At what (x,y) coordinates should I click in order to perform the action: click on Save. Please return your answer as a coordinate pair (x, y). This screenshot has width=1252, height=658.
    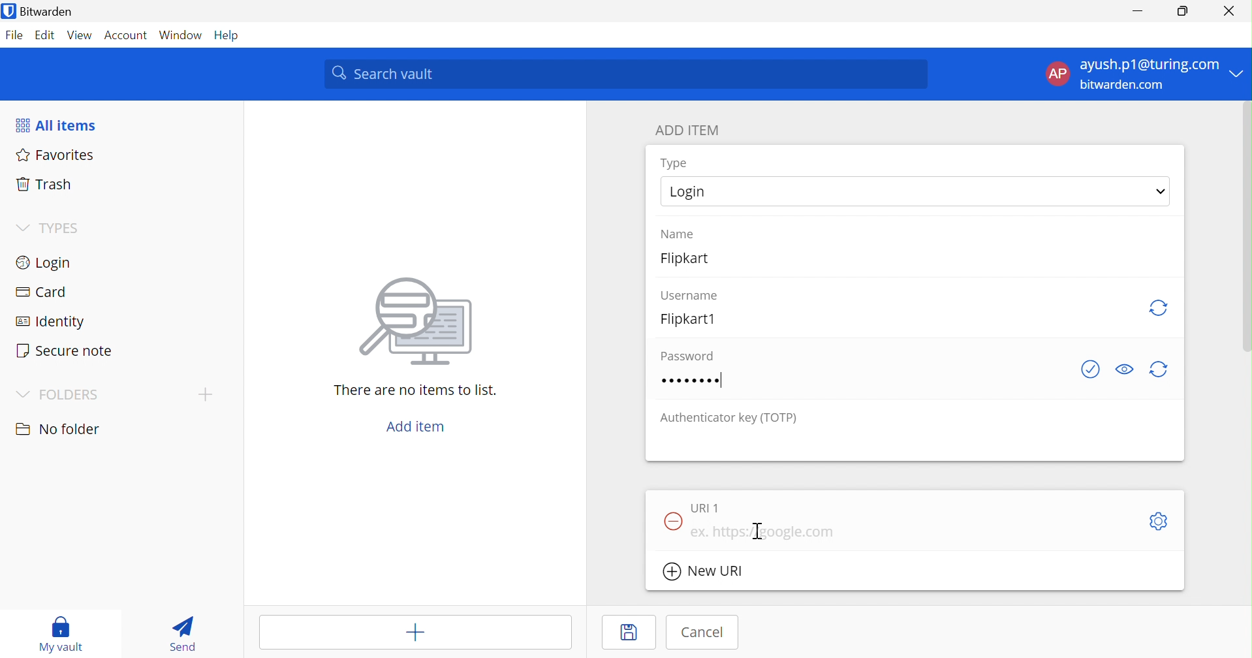
    Looking at the image, I should click on (620, 634).